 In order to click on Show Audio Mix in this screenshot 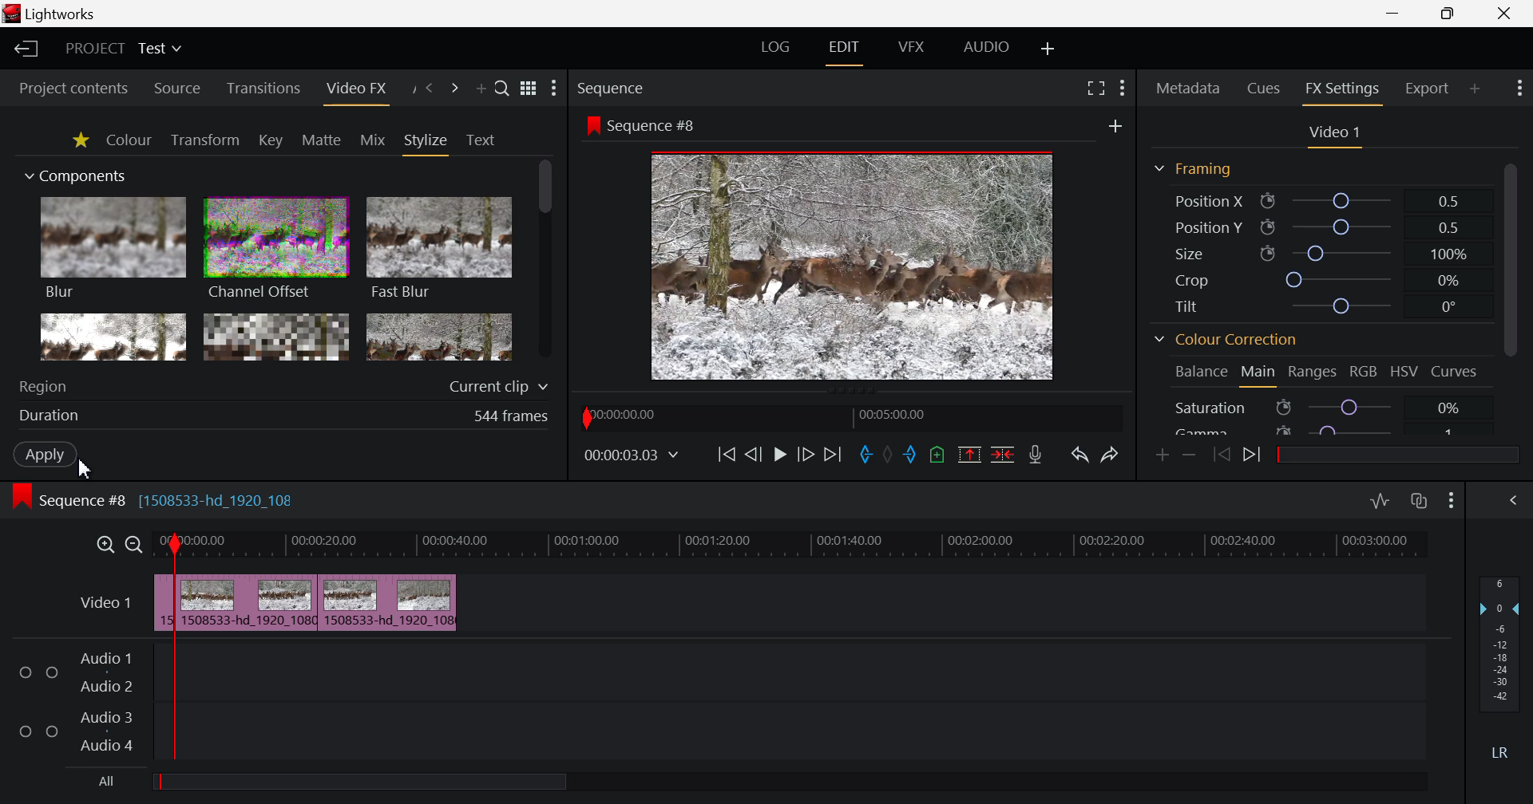, I will do `click(1515, 501)`.